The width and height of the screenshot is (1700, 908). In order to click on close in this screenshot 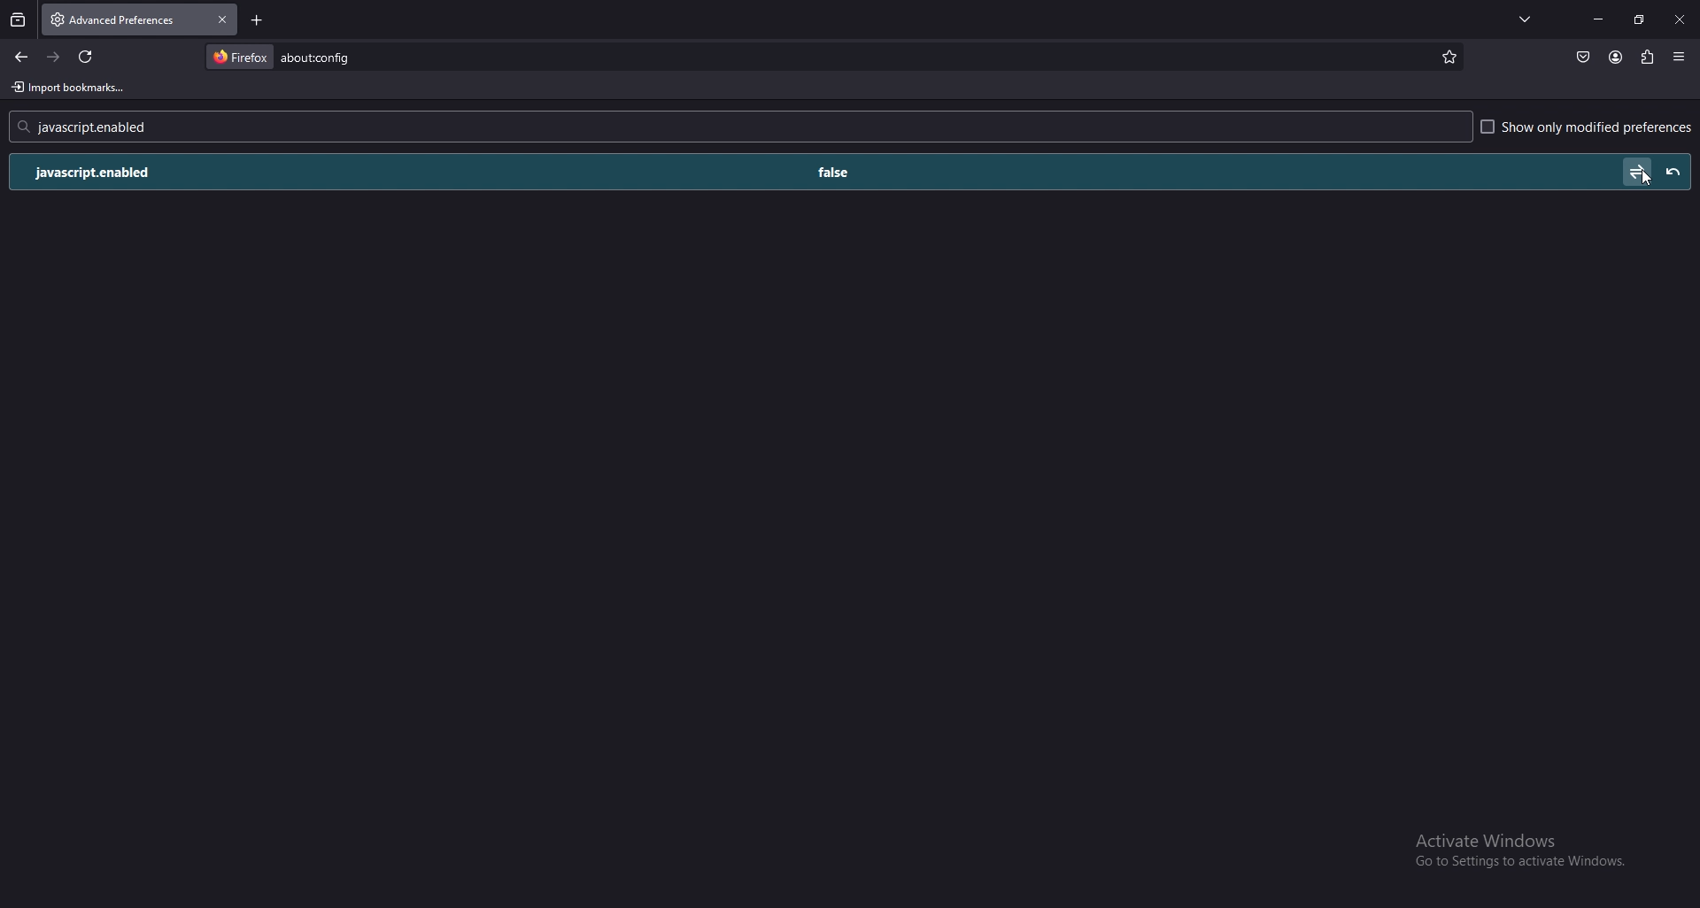, I will do `click(1679, 21)`.